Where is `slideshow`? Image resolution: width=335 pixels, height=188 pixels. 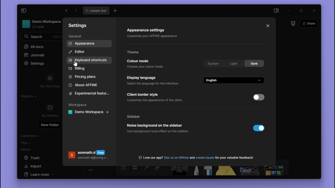 slideshow is located at coordinates (293, 23).